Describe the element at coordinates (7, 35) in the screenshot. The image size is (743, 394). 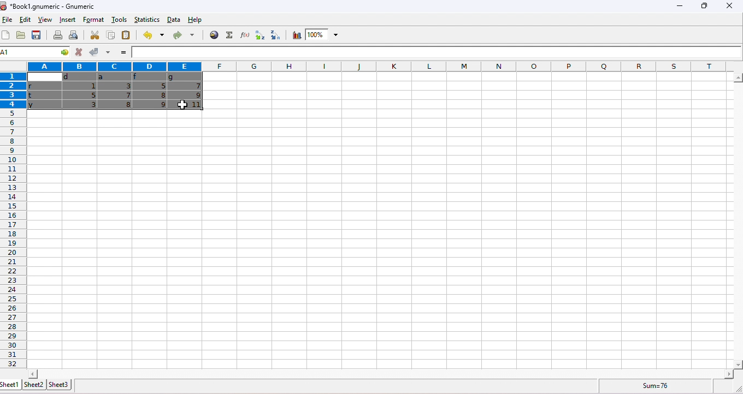
I see `new` at that location.